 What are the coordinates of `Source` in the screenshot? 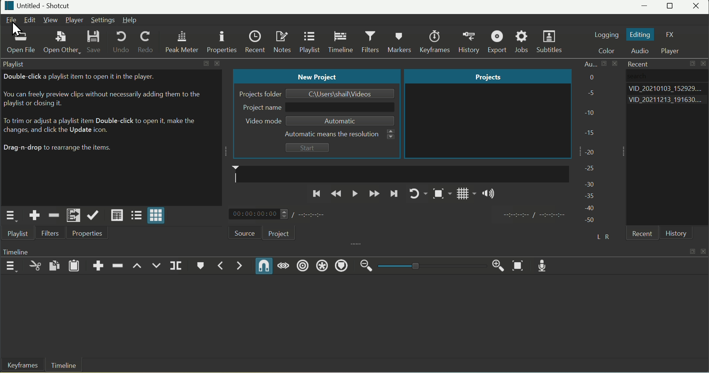 It's located at (239, 233).